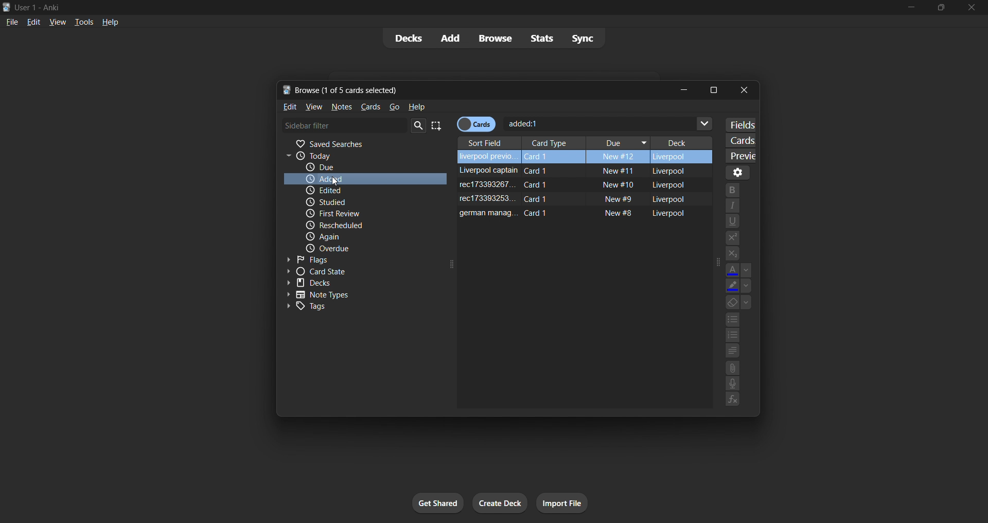 Image resolution: width=988 pixels, height=523 pixels. What do you see at coordinates (355, 191) in the screenshot?
I see `edited` at bounding box center [355, 191].